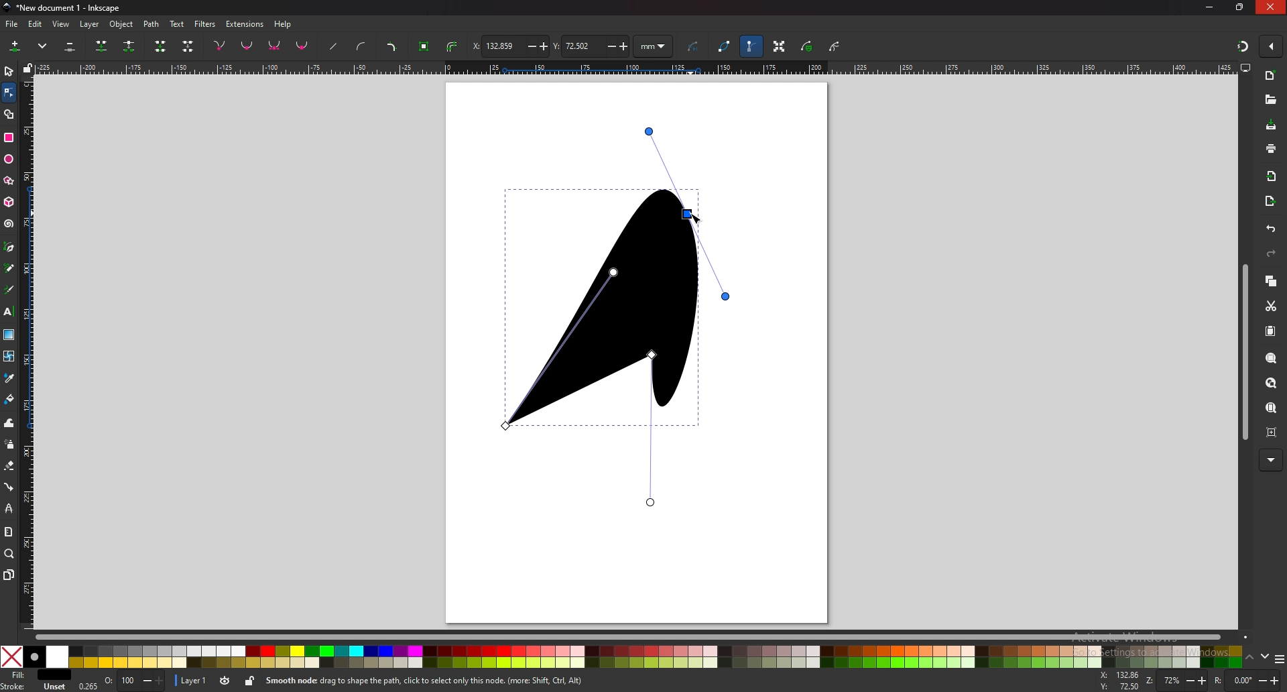 The width and height of the screenshot is (1287, 692). What do you see at coordinates (1271, 229) in the screenshot?
I see `undo` at bounding box center [1271, 229].